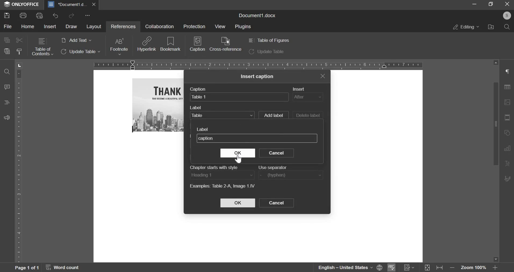  What do you see at coordinates (268, 40) in the screenshot?
I see `table of figures` at bounding box center [268, 40].